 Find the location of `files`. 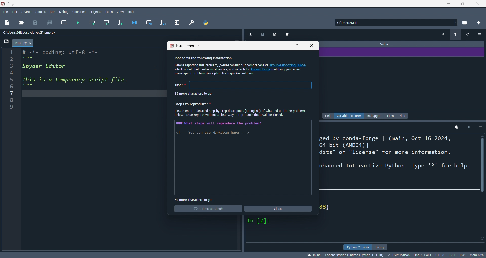

files is located at coordinates (391, 115).